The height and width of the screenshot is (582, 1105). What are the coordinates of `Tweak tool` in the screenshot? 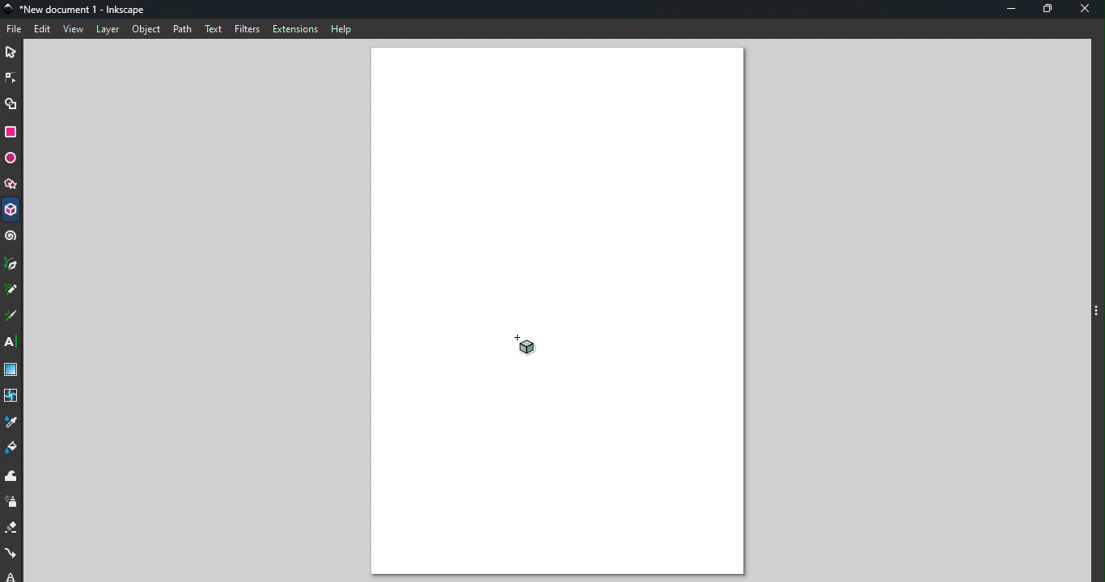 It's located at (14, 478).